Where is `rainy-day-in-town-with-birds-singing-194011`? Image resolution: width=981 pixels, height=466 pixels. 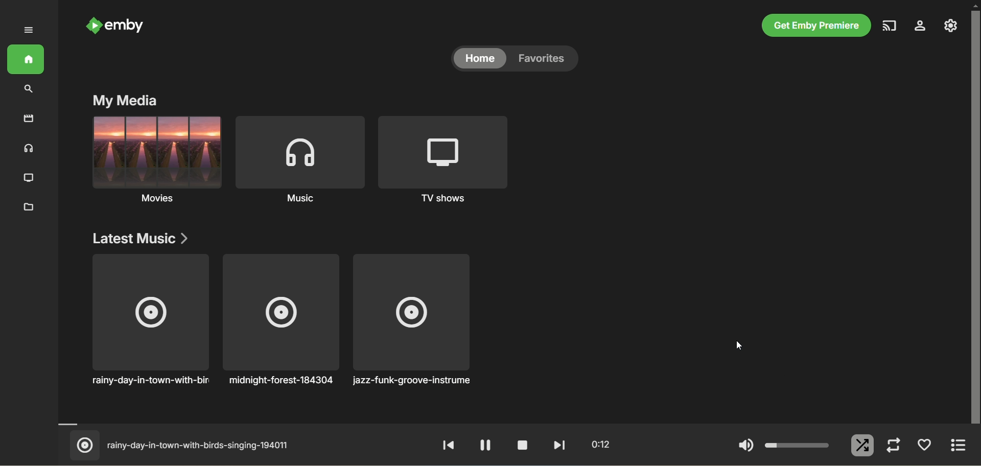 rainy-day-in-town-with-birds-singing-194011 is located at coordinates (185, 445).